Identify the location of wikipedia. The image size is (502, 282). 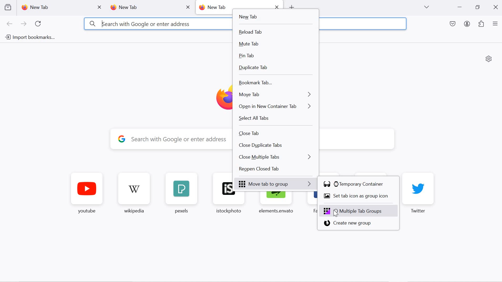
(133, 194).